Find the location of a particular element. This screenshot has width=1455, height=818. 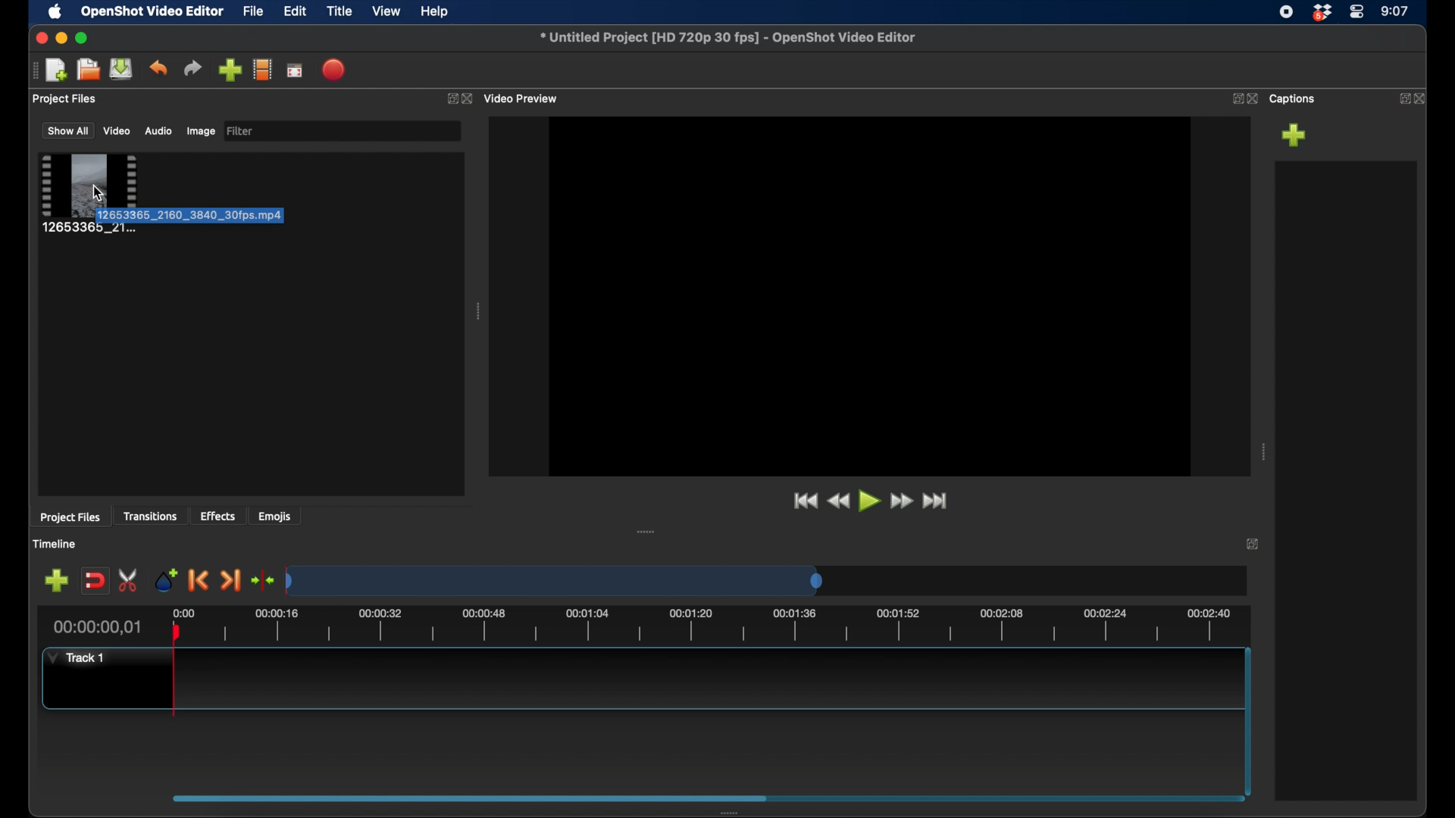

transitions is located at coordinates (152, 516).